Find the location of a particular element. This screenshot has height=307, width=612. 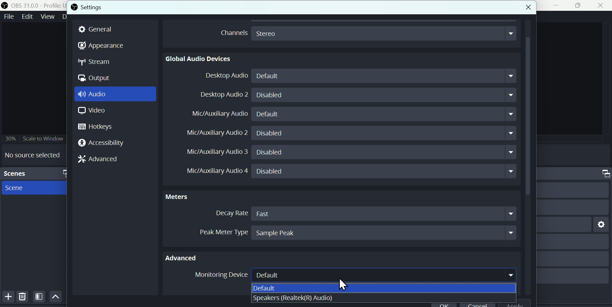

Advanced is located at coordinates (186, 257).